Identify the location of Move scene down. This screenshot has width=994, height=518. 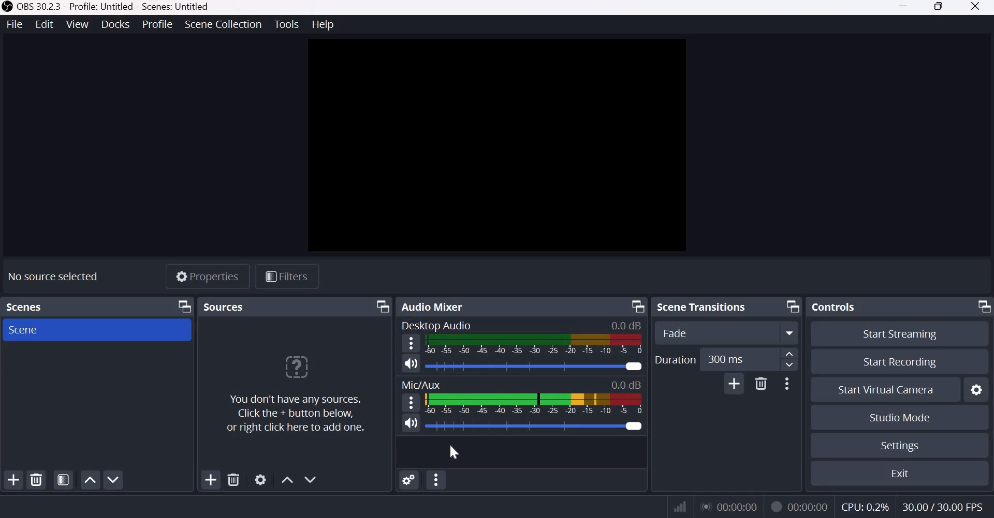
(113, 480).